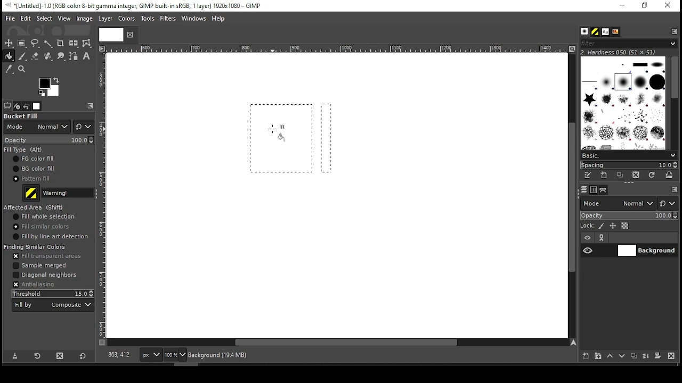  Describe the element at coordinates (583, 190) in the screenshot. I see `layers` at that location.